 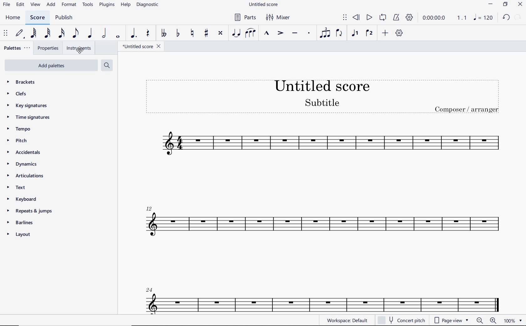 I want to click on text, so click(x=16, y=186).